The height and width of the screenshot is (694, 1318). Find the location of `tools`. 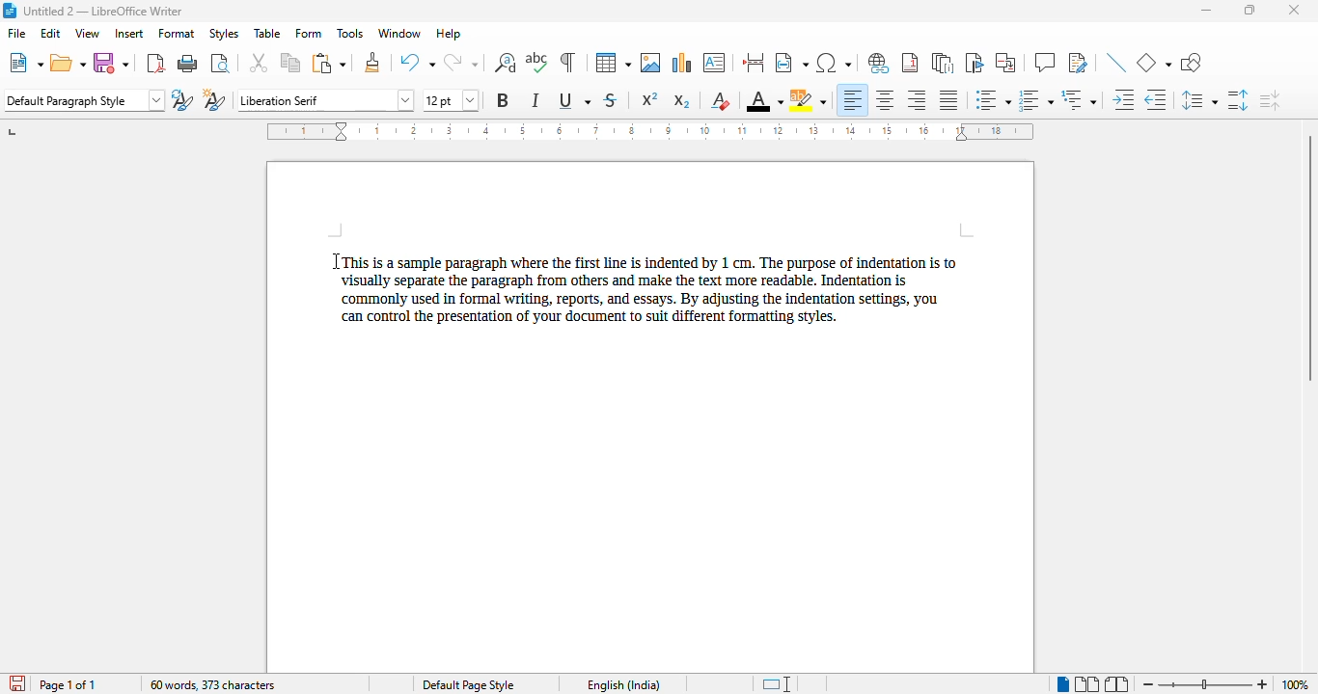

tools is located at coordinates (349, 33).